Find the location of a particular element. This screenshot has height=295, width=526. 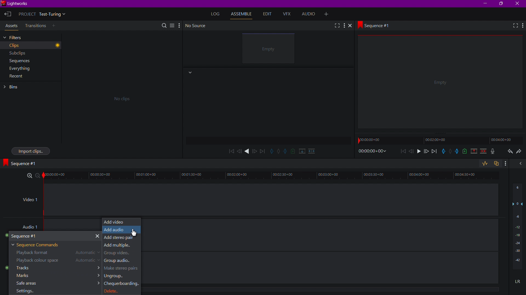

Sequences is located at coordinates (18, 60).